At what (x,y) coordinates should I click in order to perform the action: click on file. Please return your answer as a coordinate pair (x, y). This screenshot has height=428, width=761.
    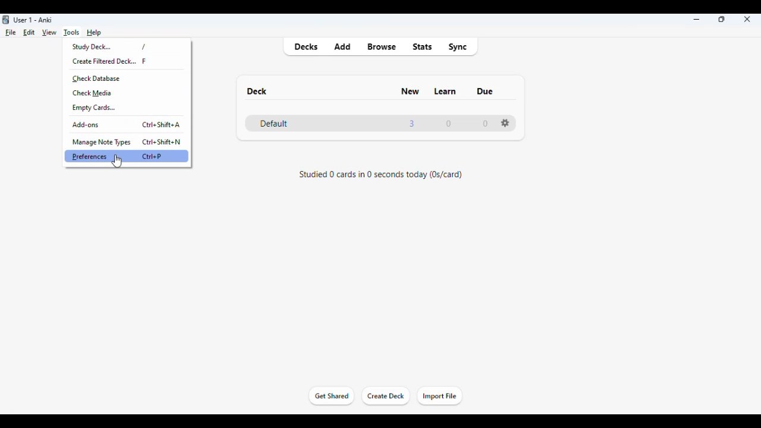
    Looking at the image, I should click on (11, 33).